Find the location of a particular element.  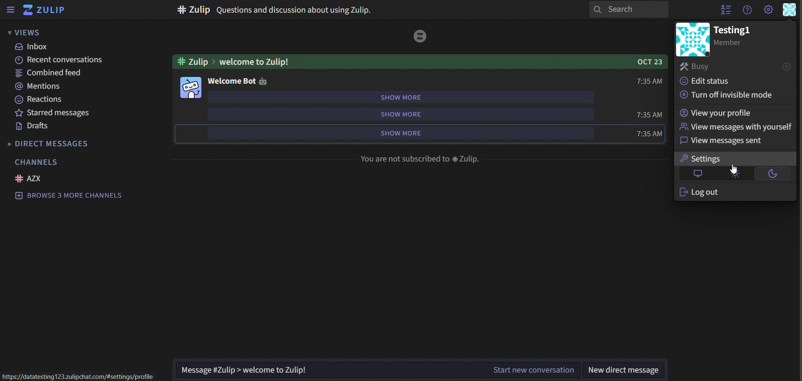

7:35AM is located at coordinates (649, 115).